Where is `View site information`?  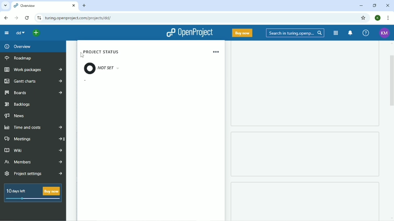 View site information is located at coordinates (39, 18).